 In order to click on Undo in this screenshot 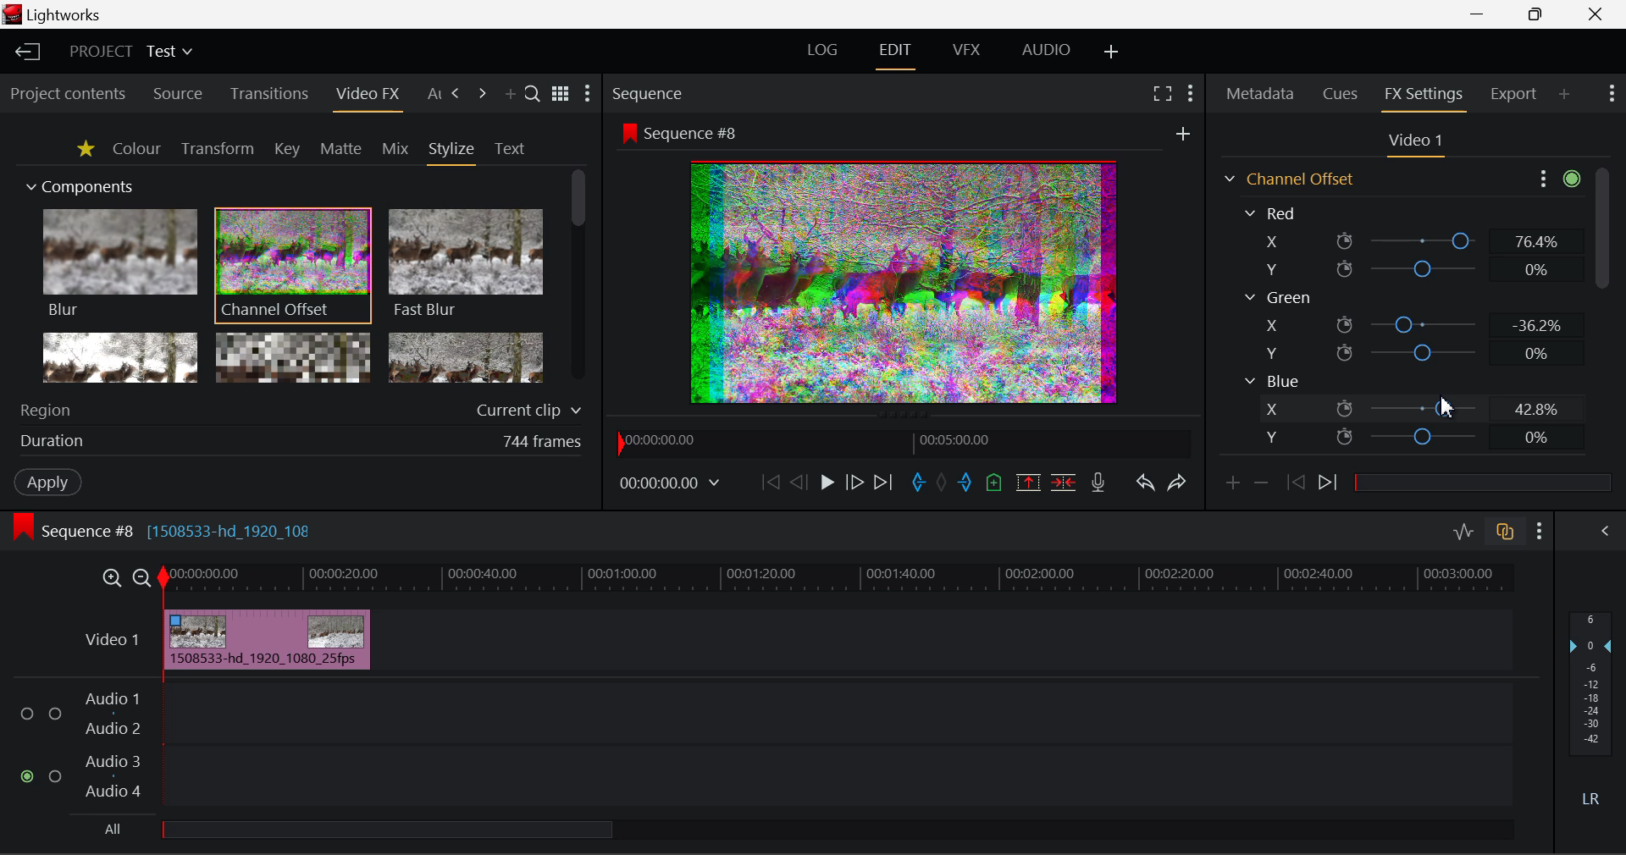, I will do `click(1148, 485)`.